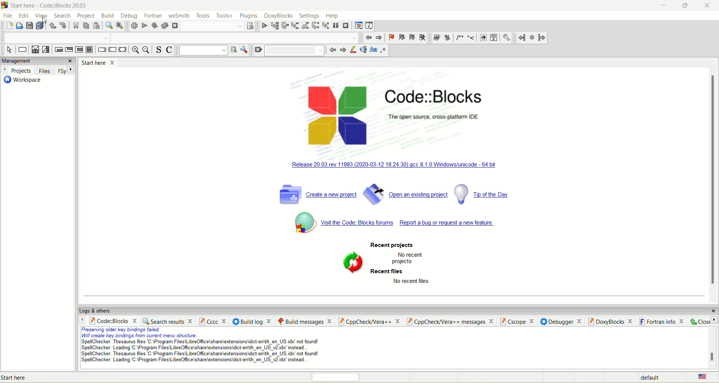 Image resolution: width=719 pixels, height=383 pixels. I want to click on previous, so click(332, 51).